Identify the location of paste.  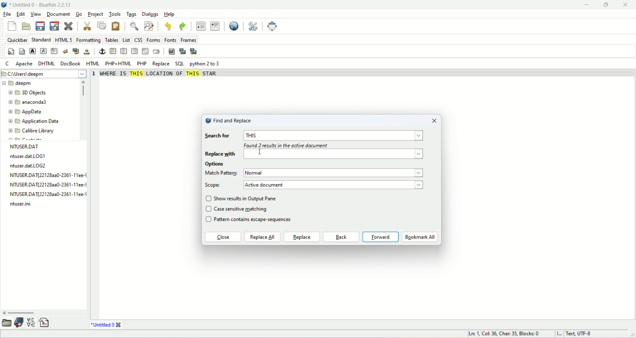
(116, 26).